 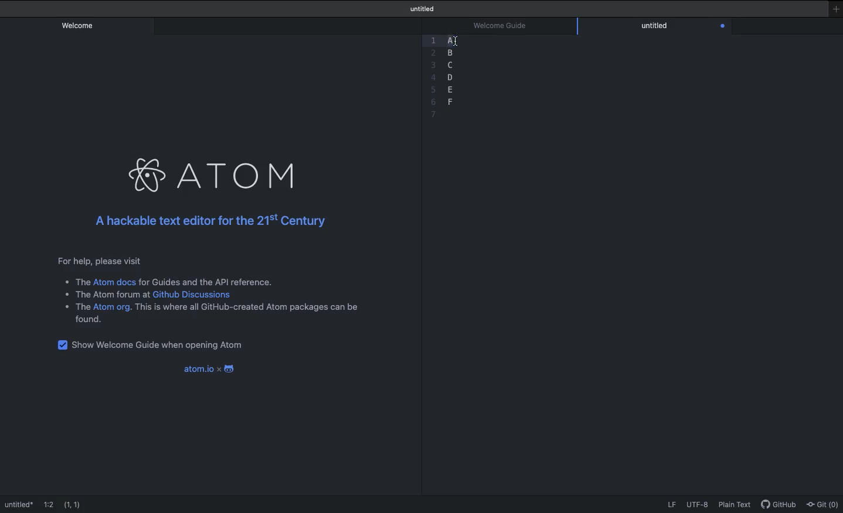 What do you see at coordinates (450, 101) in the screenshot?
I see `f` at bounding box center [450, 101].